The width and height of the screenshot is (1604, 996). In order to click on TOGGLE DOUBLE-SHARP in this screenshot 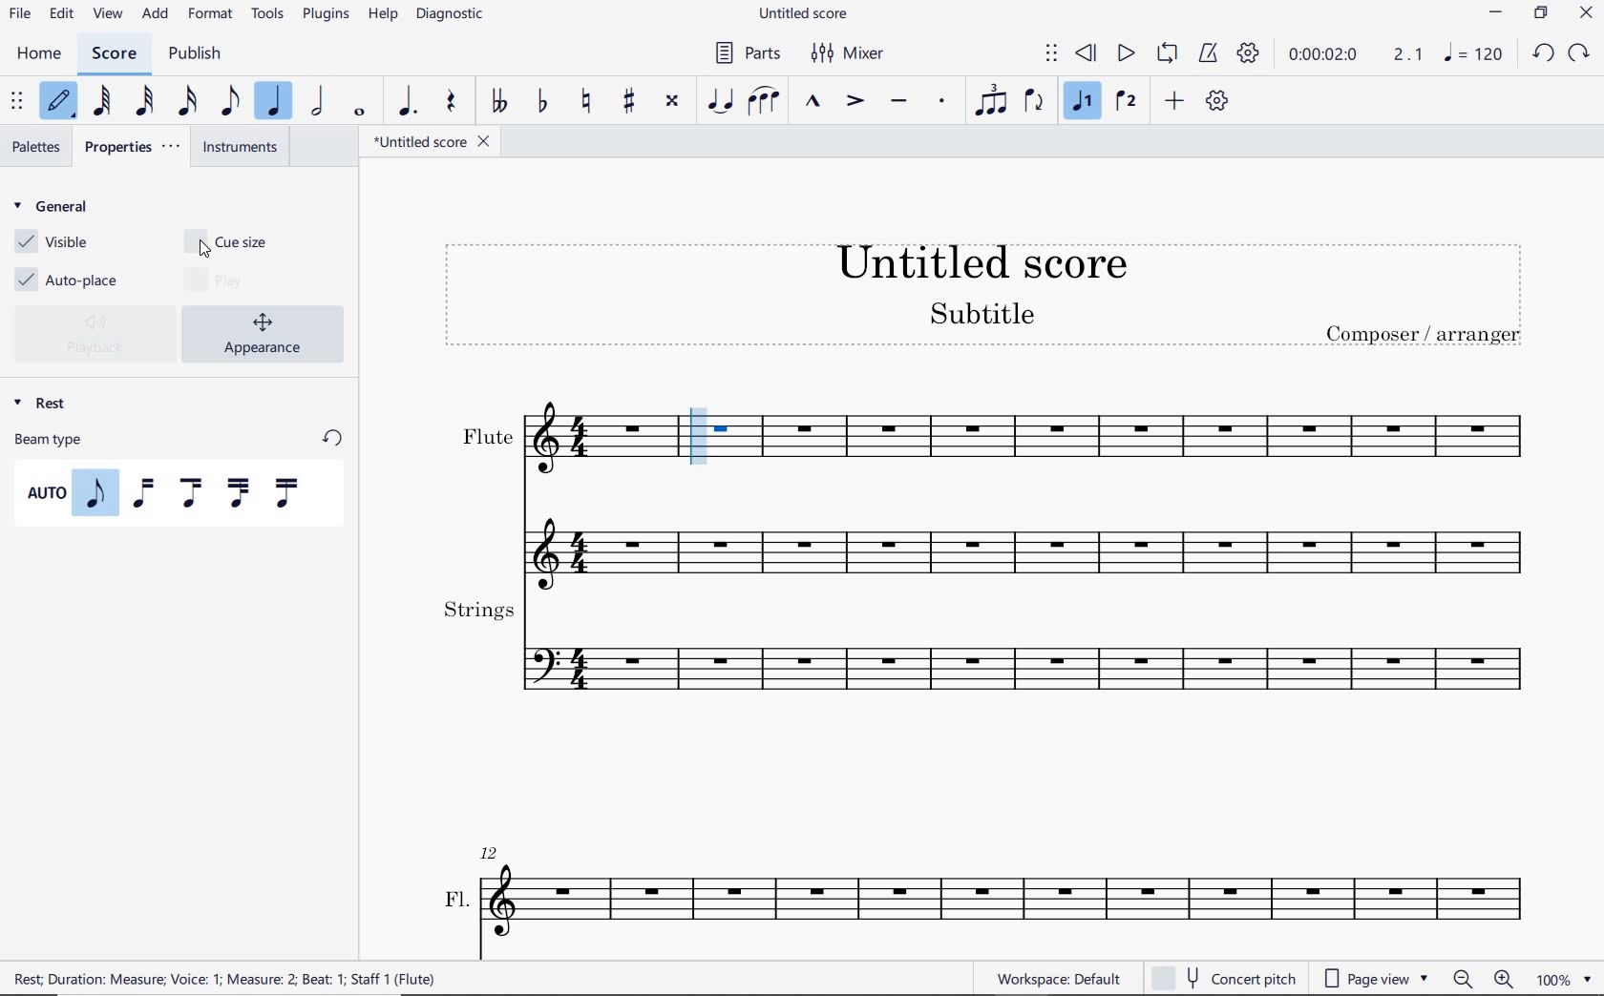, I will do `click(671, 99)`.